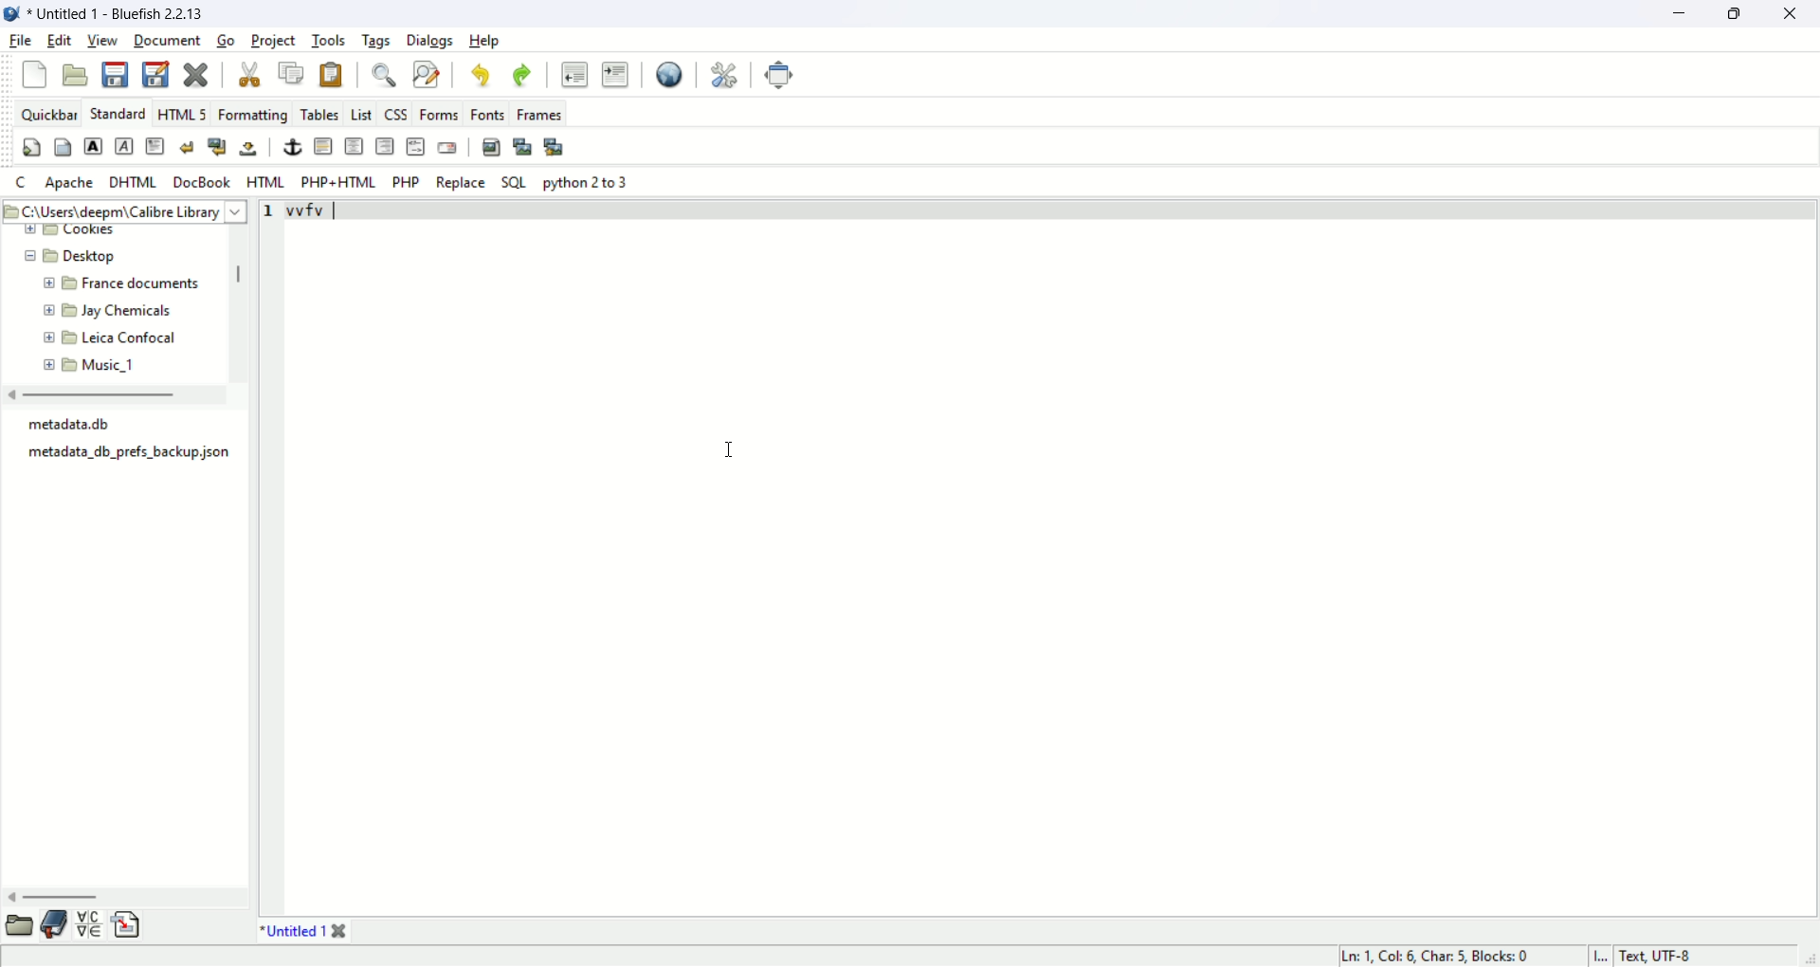 Image resolution: width=1820 pixels, height=967 pixels. I want to click on non breaking space, so click(248, 150).